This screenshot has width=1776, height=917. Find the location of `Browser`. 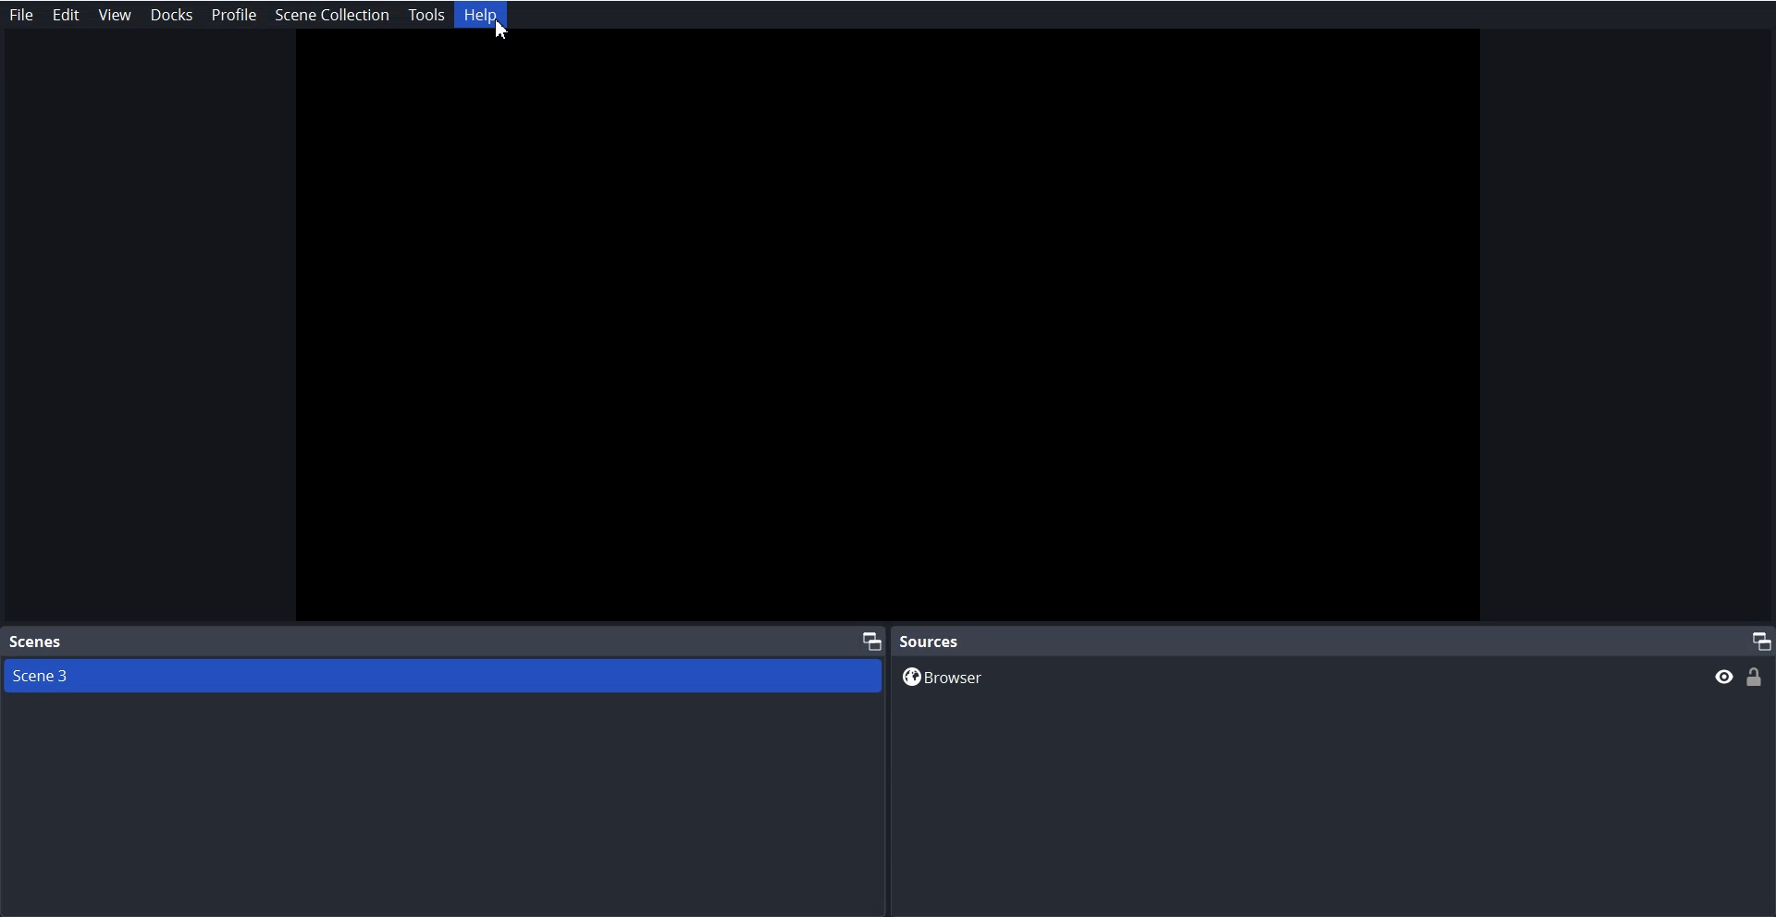

Browser is located at coordinates (1287, 676).